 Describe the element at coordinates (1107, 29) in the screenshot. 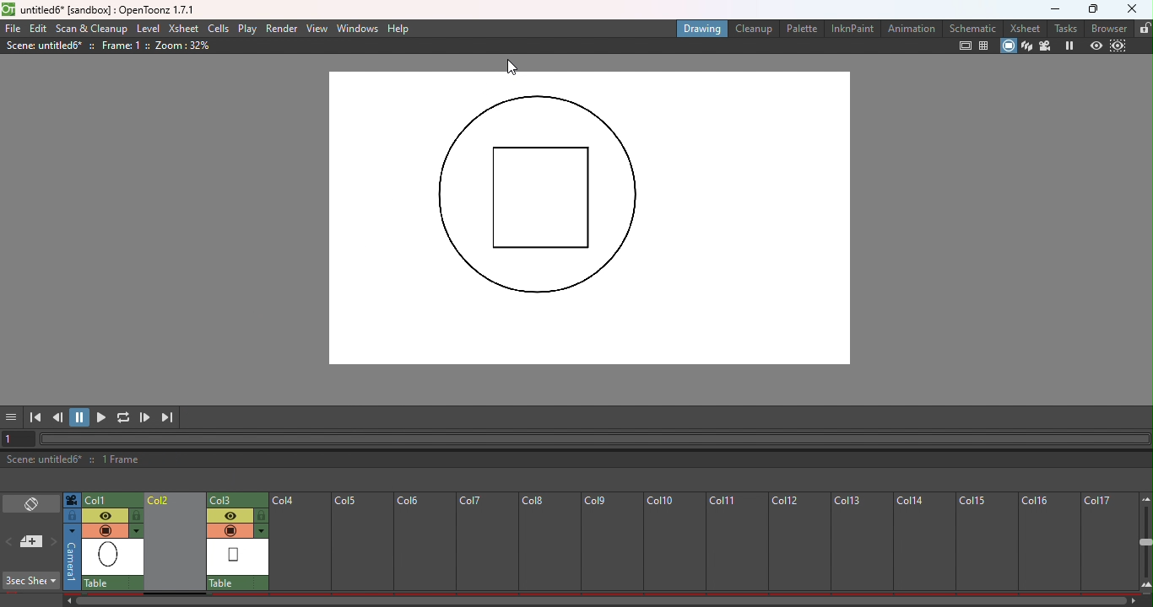

I see `Browser` at that location.